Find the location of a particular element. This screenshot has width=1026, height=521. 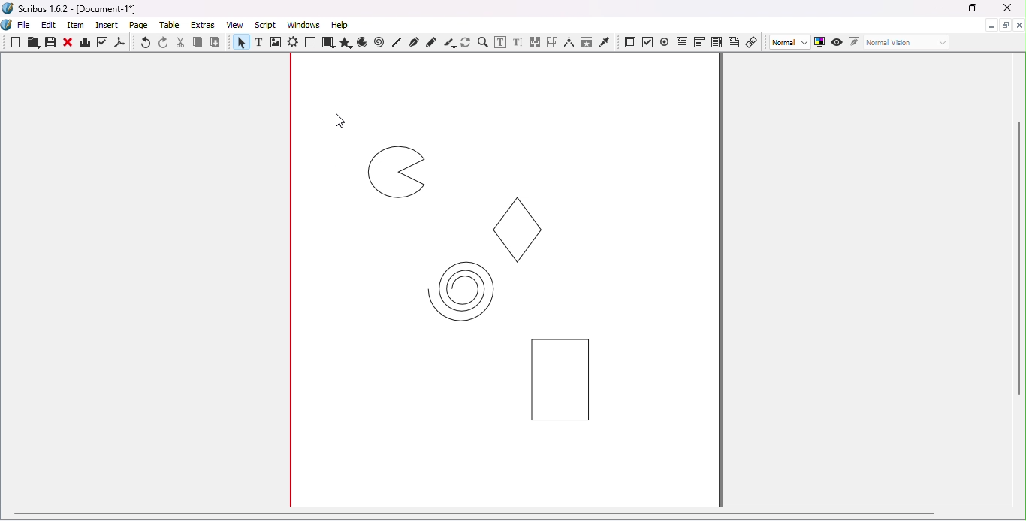

Item is located at coordinates (77, 26).